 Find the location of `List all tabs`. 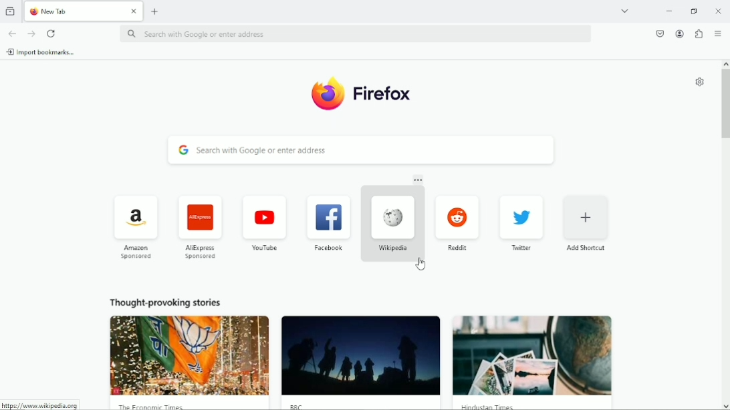

List all tabs is located at coordinates (625, 10).